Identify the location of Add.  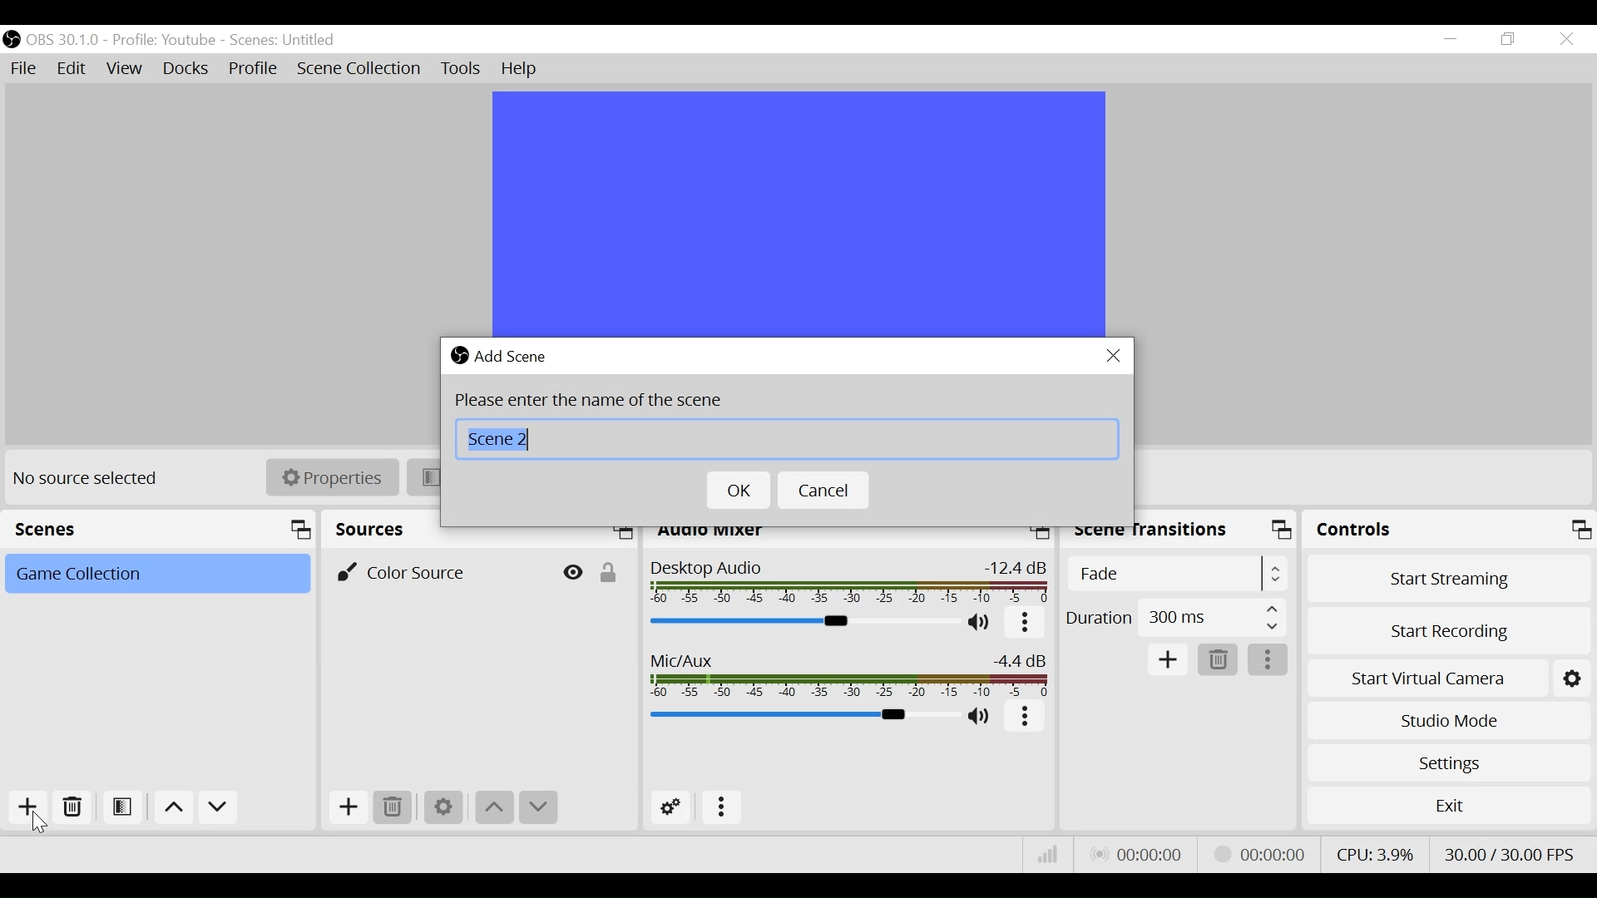
(26, 807).